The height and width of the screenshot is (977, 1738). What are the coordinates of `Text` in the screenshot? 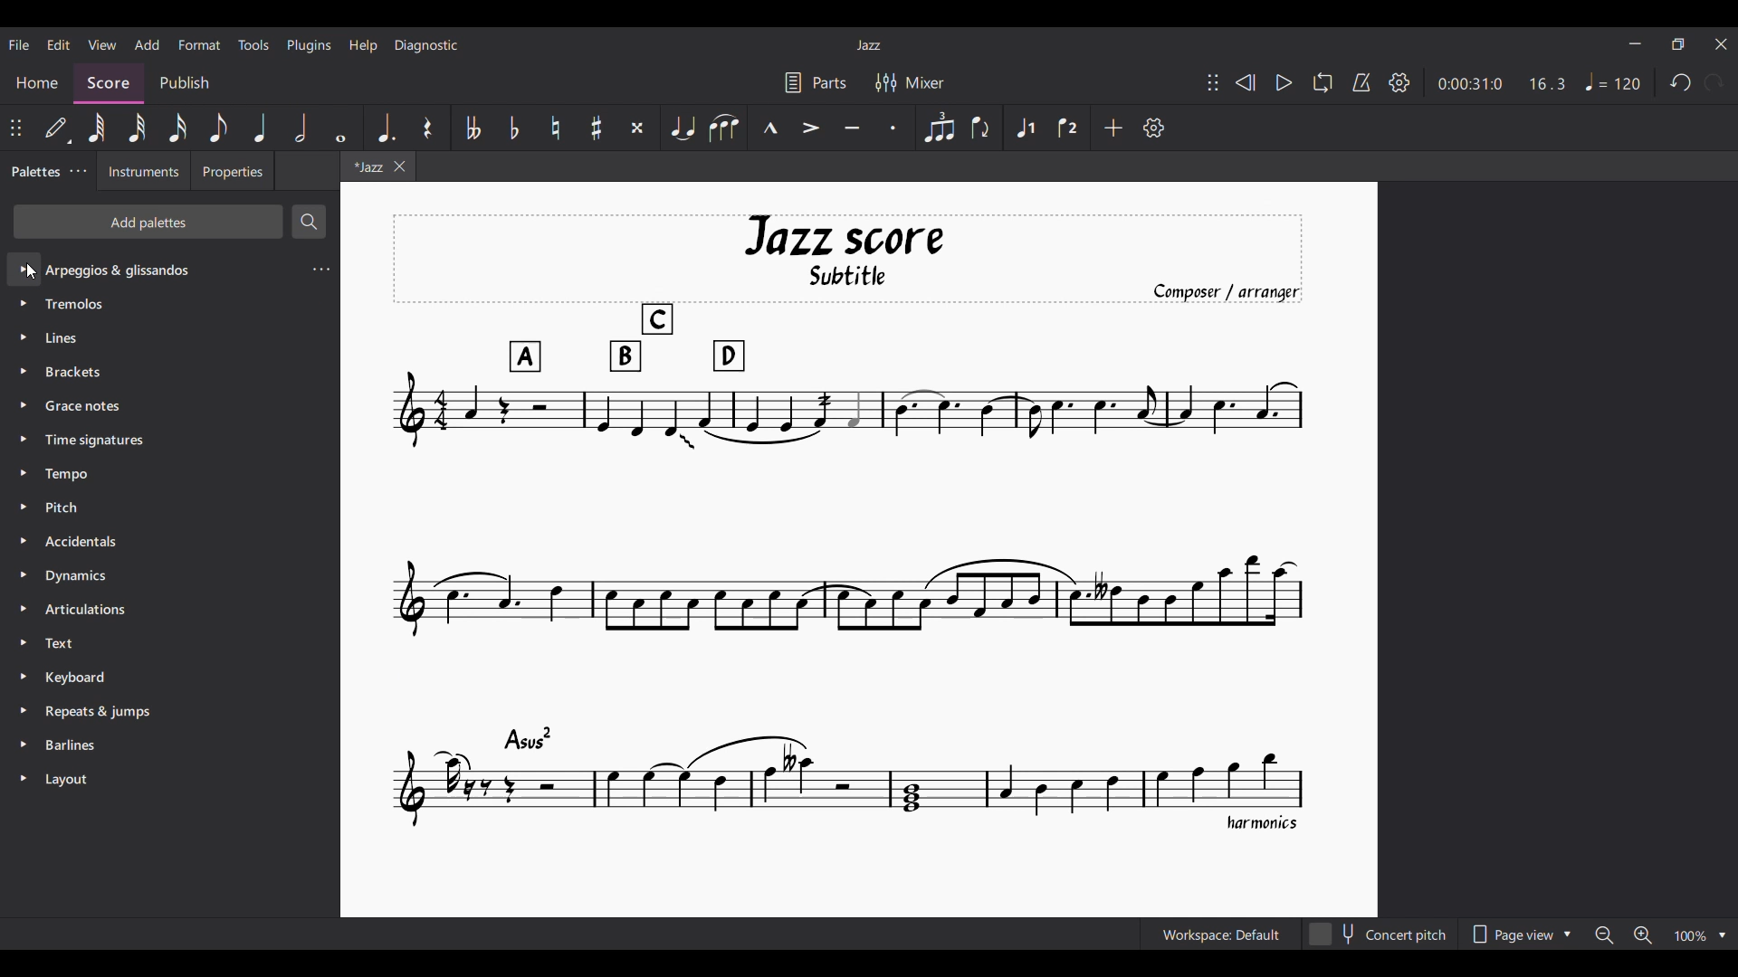 It's located at (64, 642).